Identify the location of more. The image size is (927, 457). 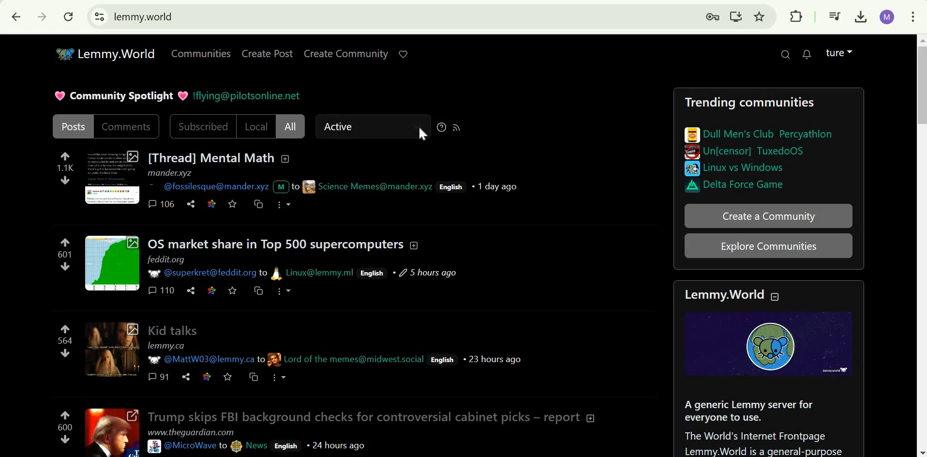
(284, 204).